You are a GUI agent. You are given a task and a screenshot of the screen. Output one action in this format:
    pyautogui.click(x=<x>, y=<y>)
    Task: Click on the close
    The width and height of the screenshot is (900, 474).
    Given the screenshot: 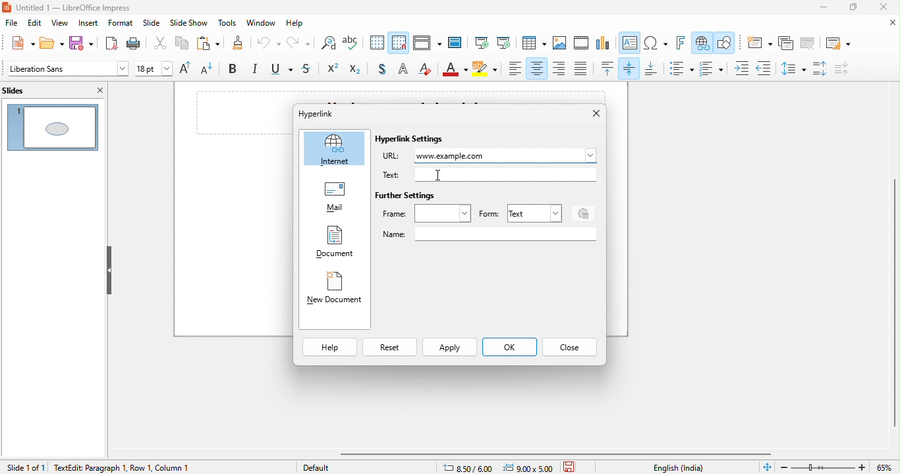 What is the action you would take?
    pyautogui.click(x=887, y=8)
    